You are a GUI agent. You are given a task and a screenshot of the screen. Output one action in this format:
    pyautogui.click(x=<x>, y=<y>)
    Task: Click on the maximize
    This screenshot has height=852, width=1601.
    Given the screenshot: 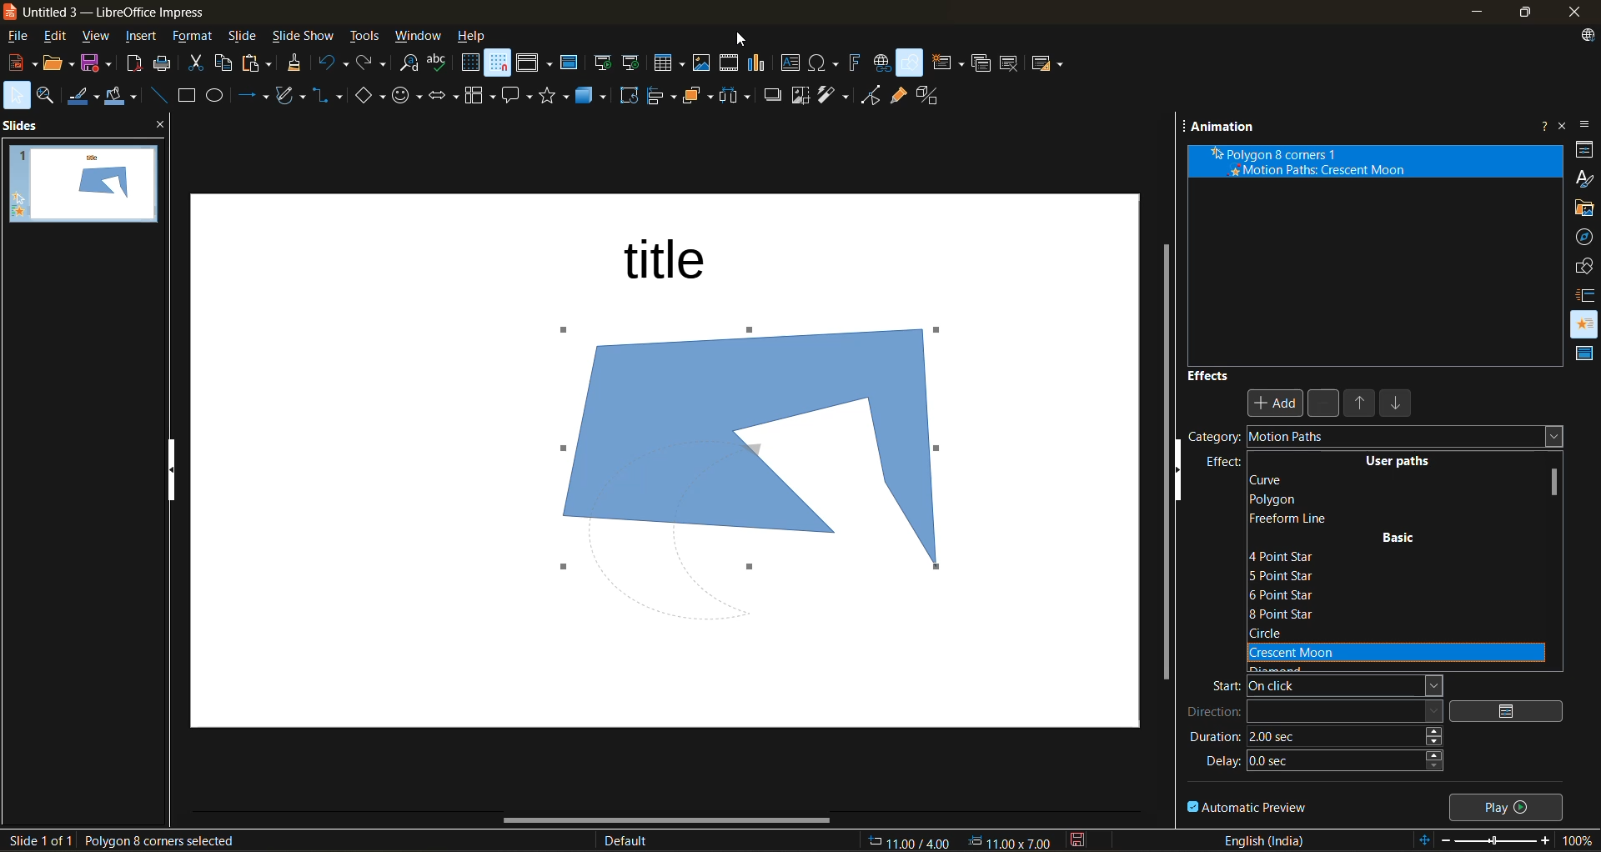 What is the action you would take?
    pyautogui.click(x=1519, y=13)
    